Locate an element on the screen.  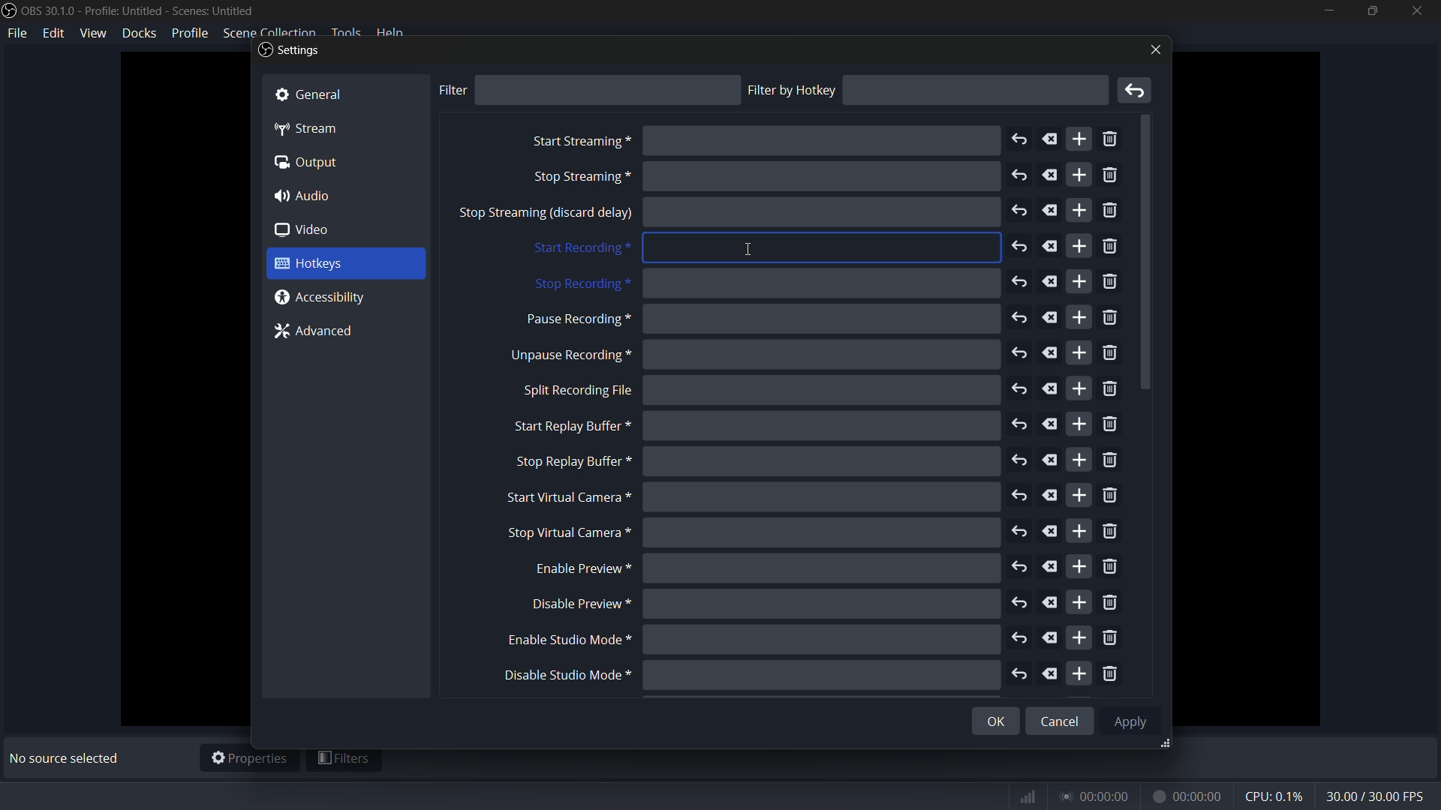
(a Output is located at coordinates (309, 164).